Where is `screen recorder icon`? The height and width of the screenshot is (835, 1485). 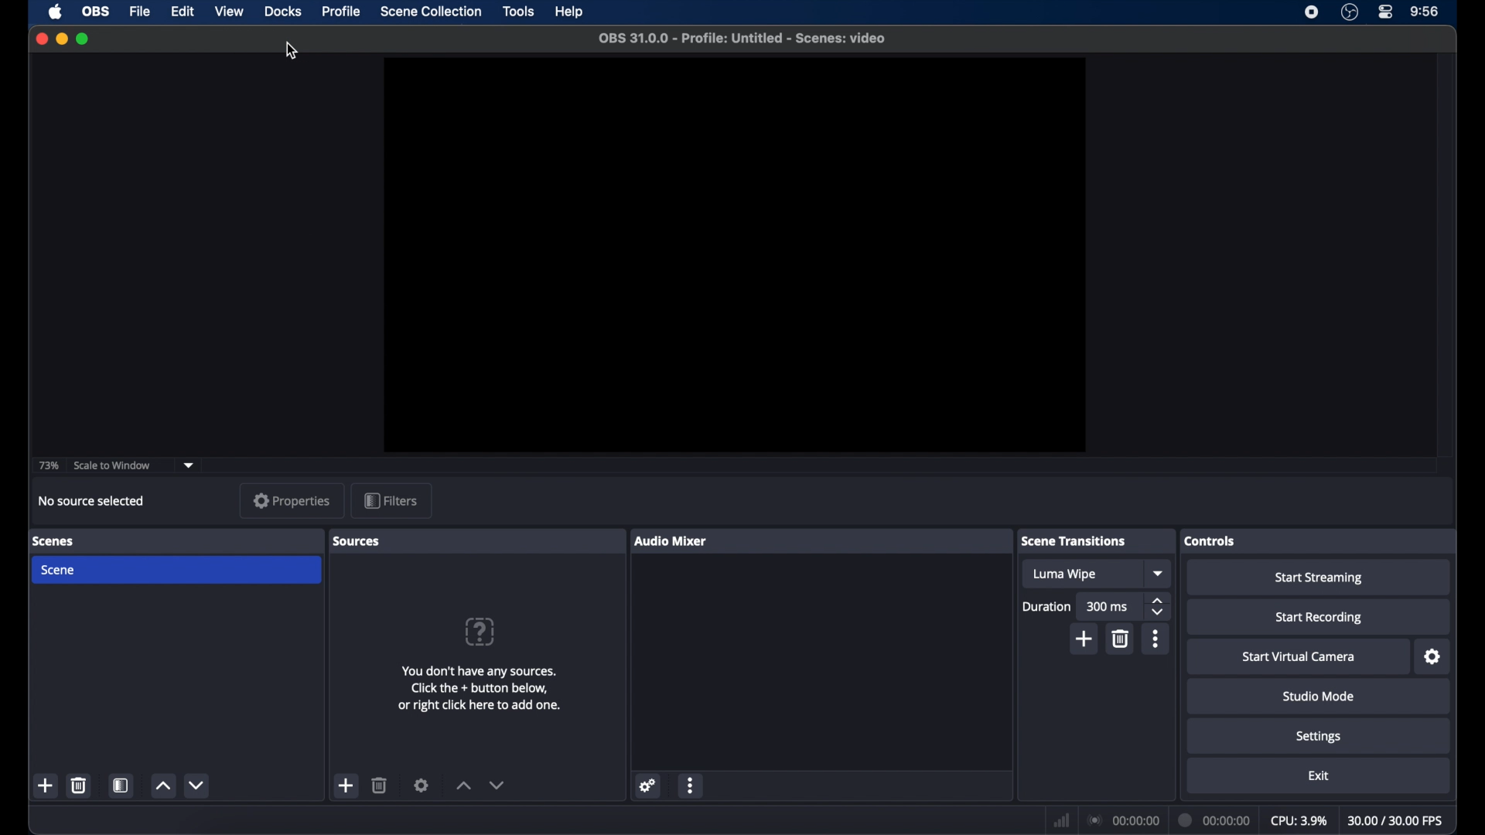 screen recorder icon is located at coordinates (1310, 12).